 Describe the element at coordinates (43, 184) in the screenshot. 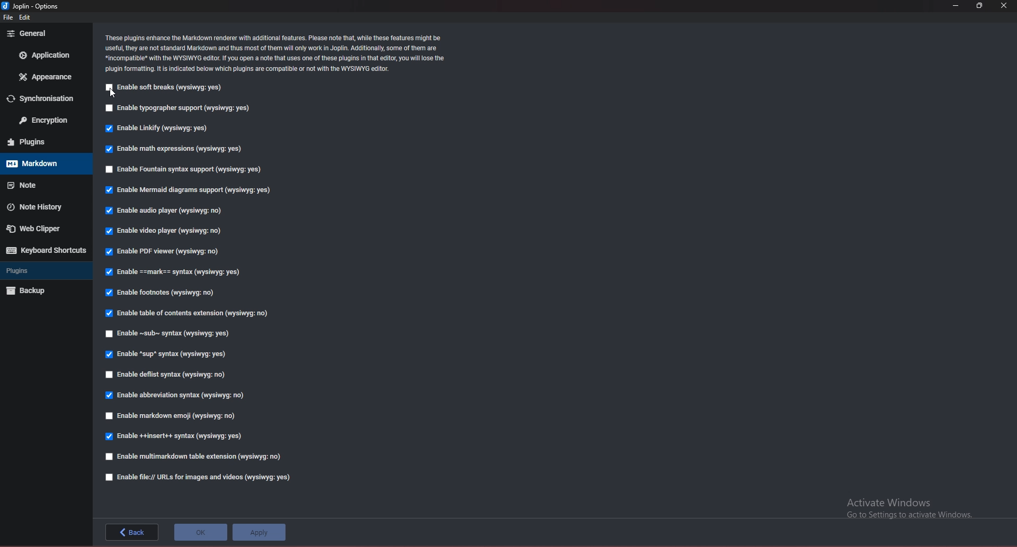

I see `note` at that location.